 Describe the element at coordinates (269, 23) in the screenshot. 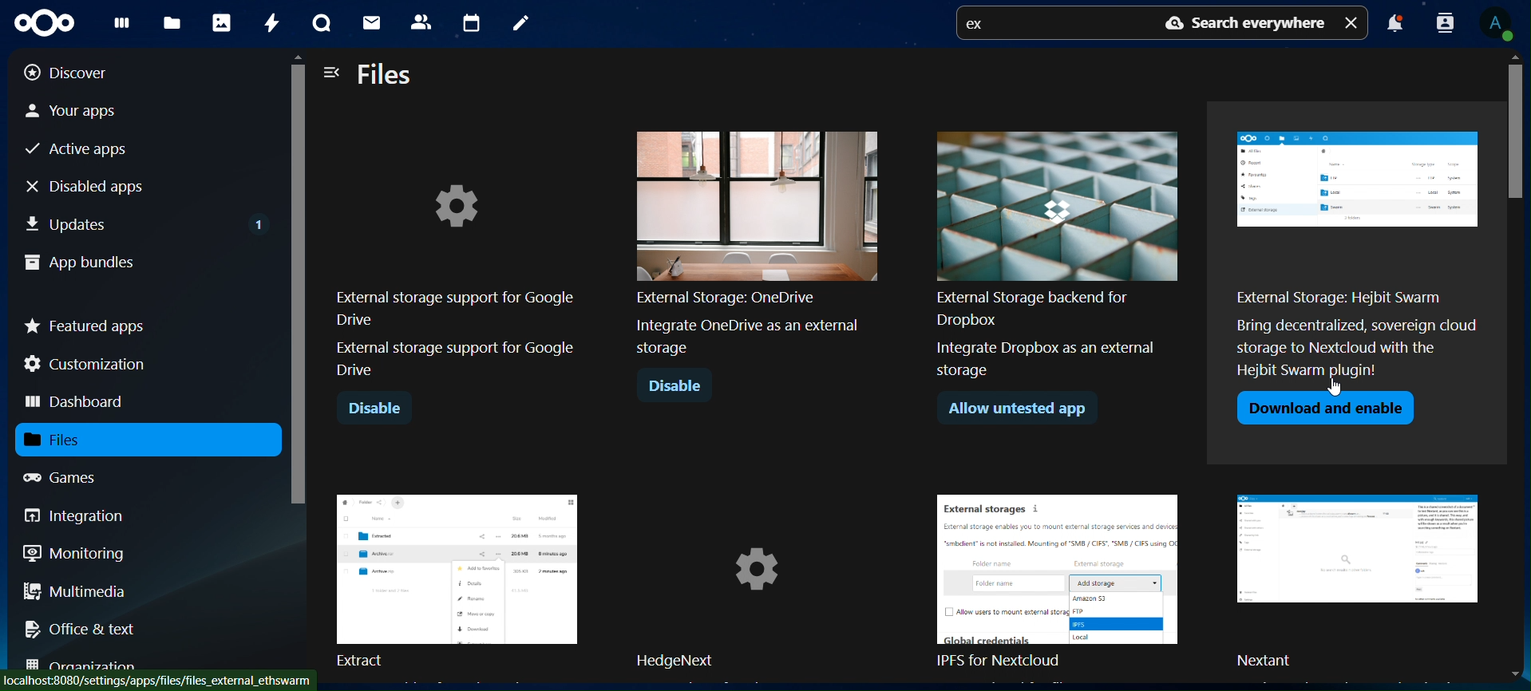

I see `activity` at that location.